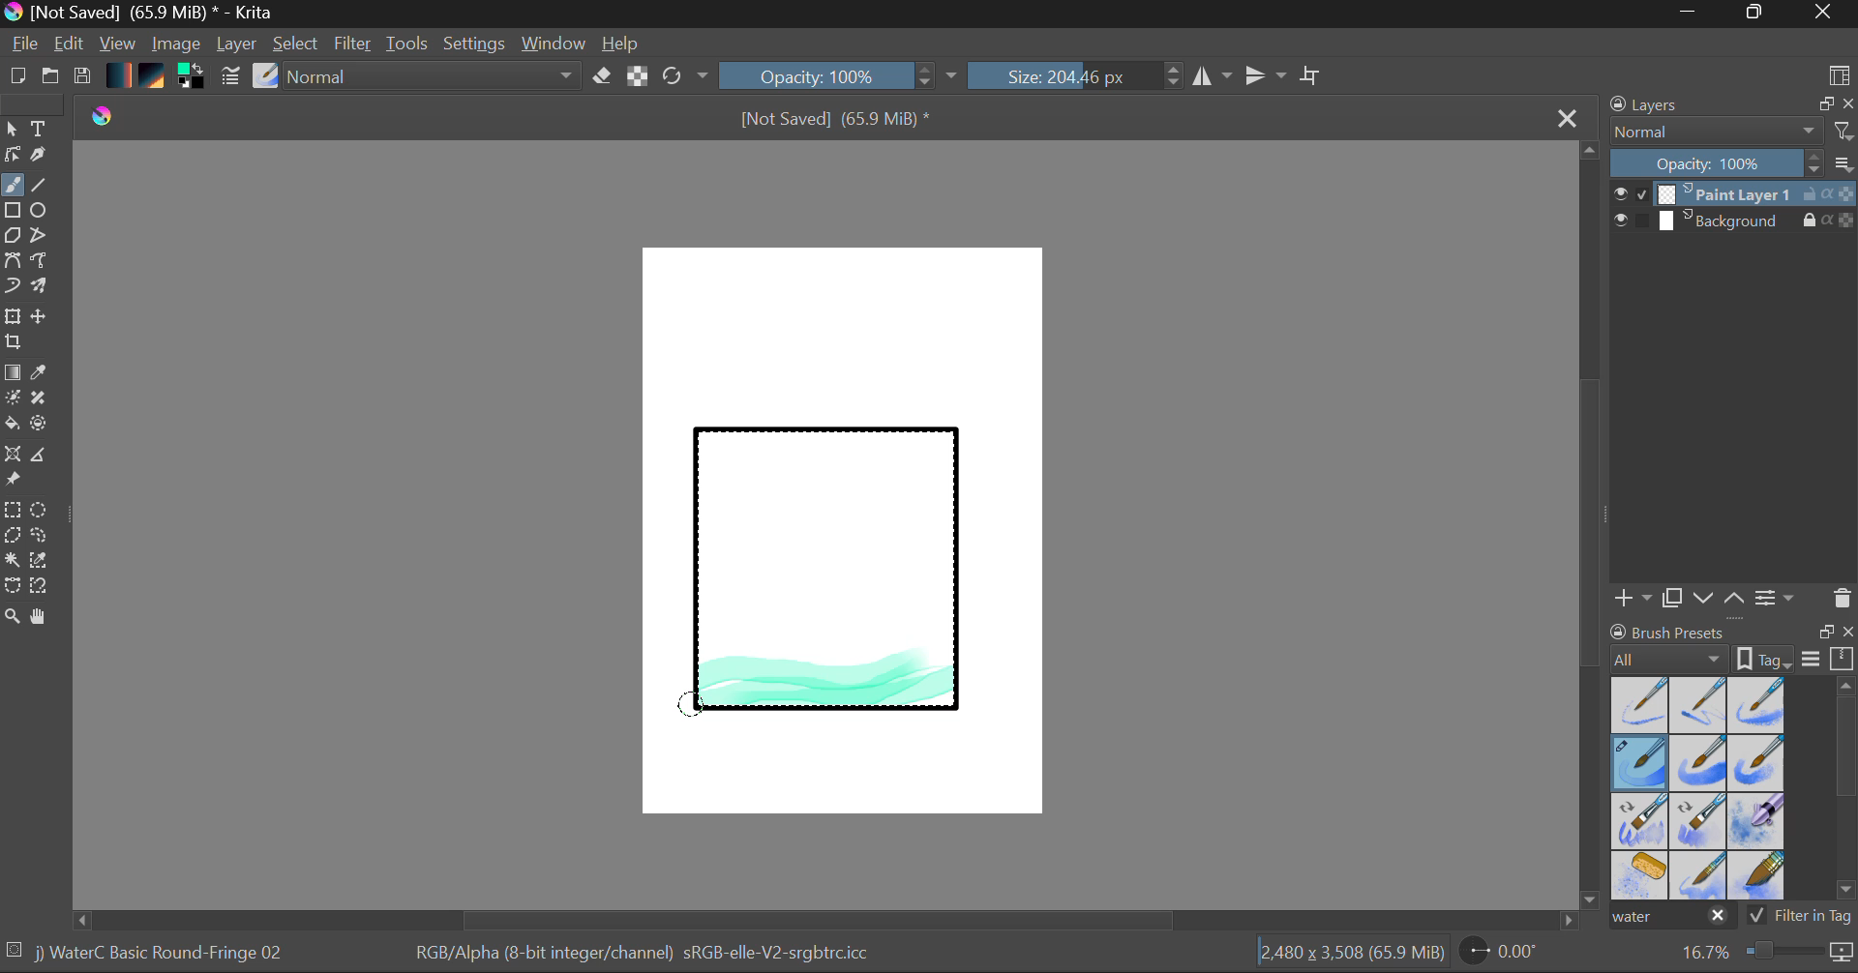 Image resolution: width=1858 pixels, height=973 pixels. I want to click on Dynamic Brush, so click(12, 286).